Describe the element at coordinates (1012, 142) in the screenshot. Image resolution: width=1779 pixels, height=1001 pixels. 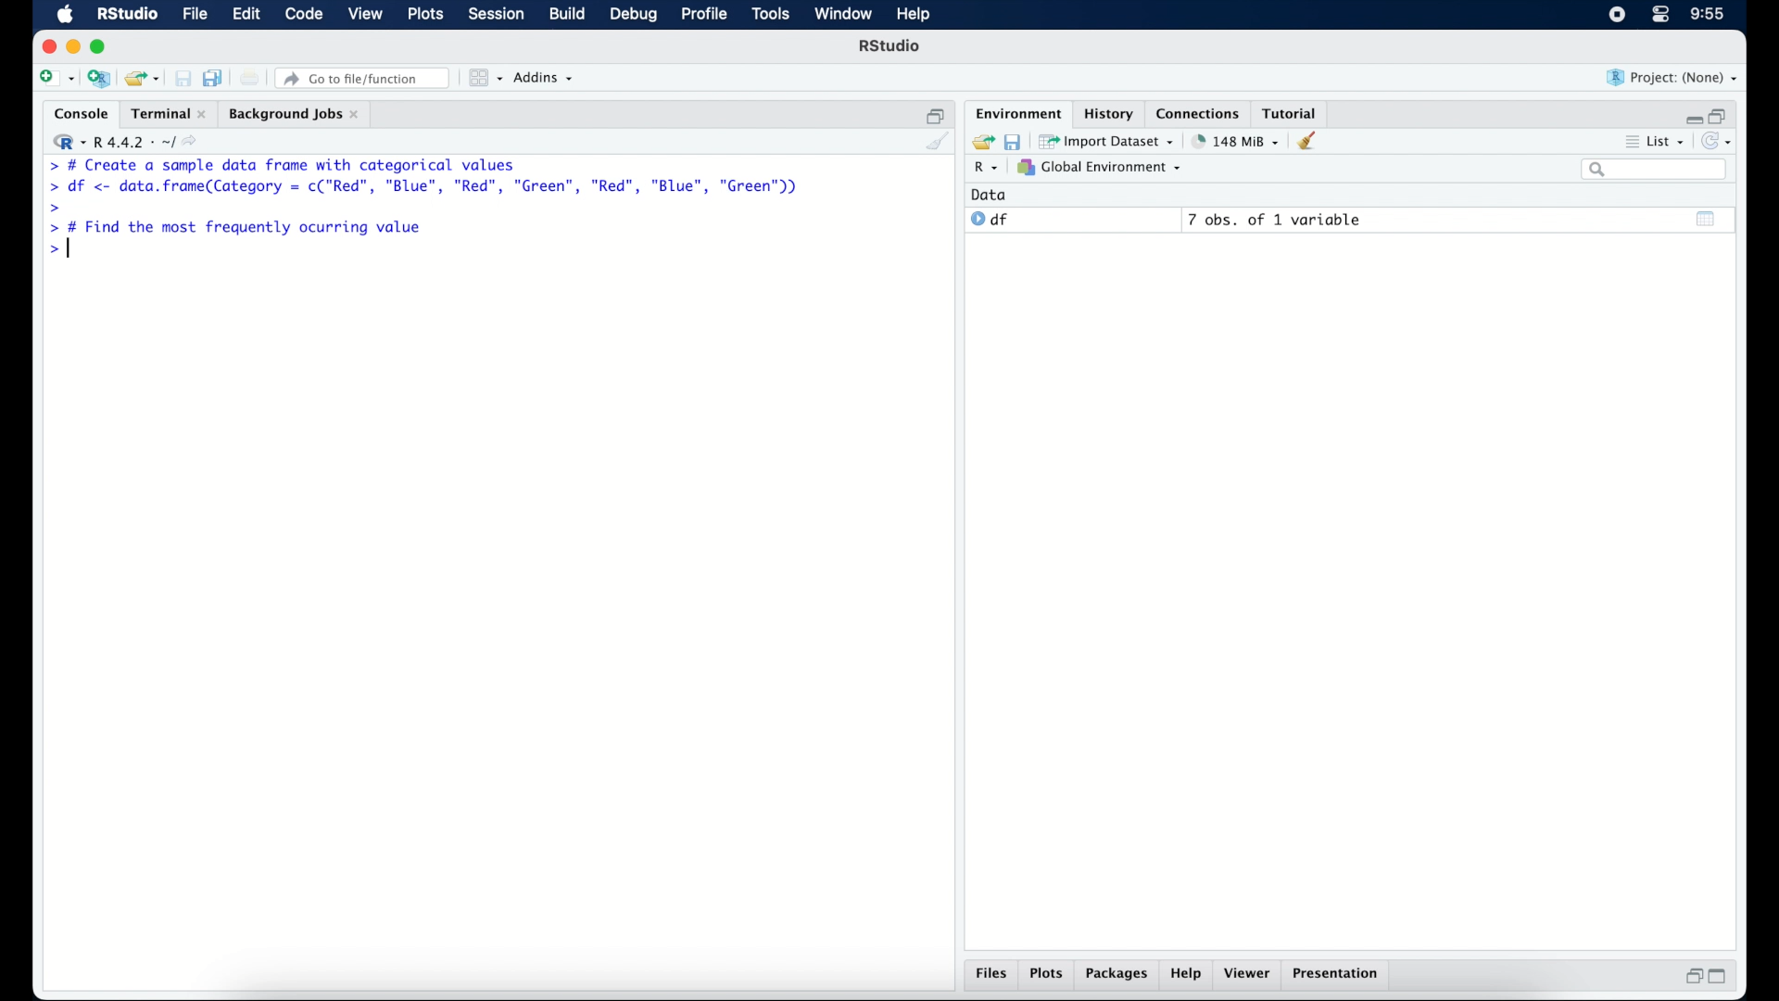
I see `save` at that location.